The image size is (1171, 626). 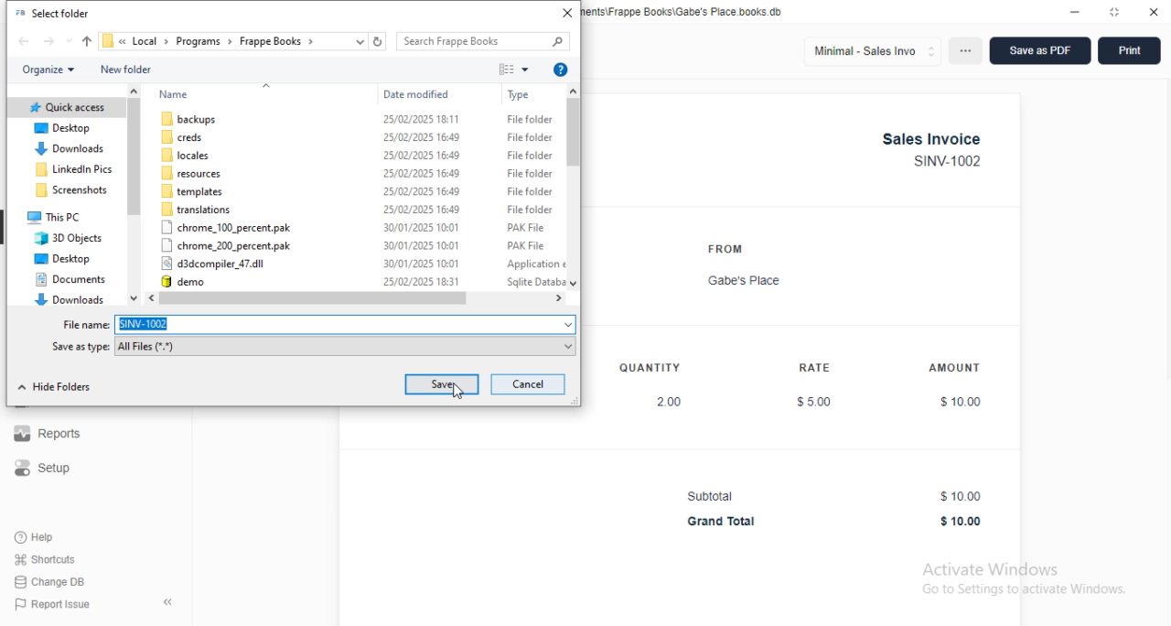 What do you see at coordinates (186, 281) in the screenshot?
I see `demo` at bounding box center [186, 281].